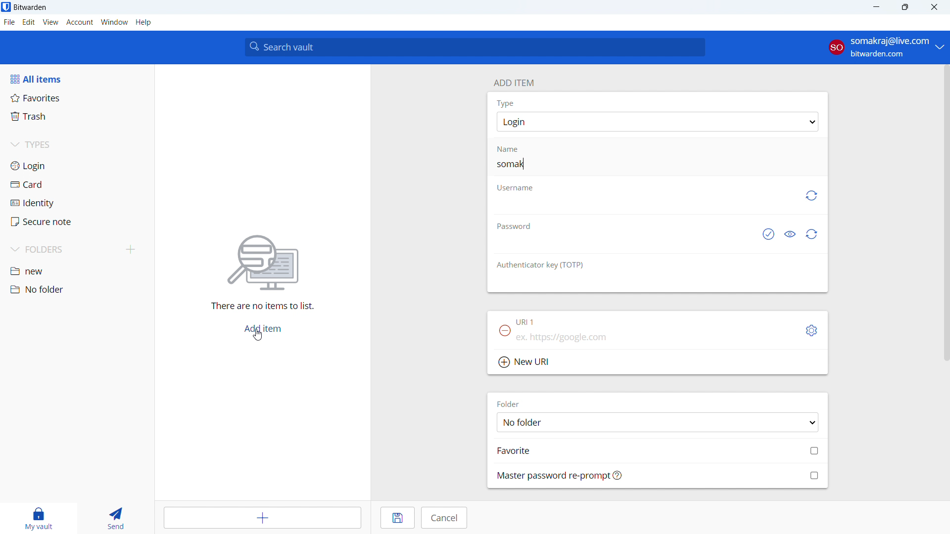 Image resolution: width=950 pixels, height=534 pixels. Describe the element at coordinates (9, 22) in the screenshot. I see `file` at that location.